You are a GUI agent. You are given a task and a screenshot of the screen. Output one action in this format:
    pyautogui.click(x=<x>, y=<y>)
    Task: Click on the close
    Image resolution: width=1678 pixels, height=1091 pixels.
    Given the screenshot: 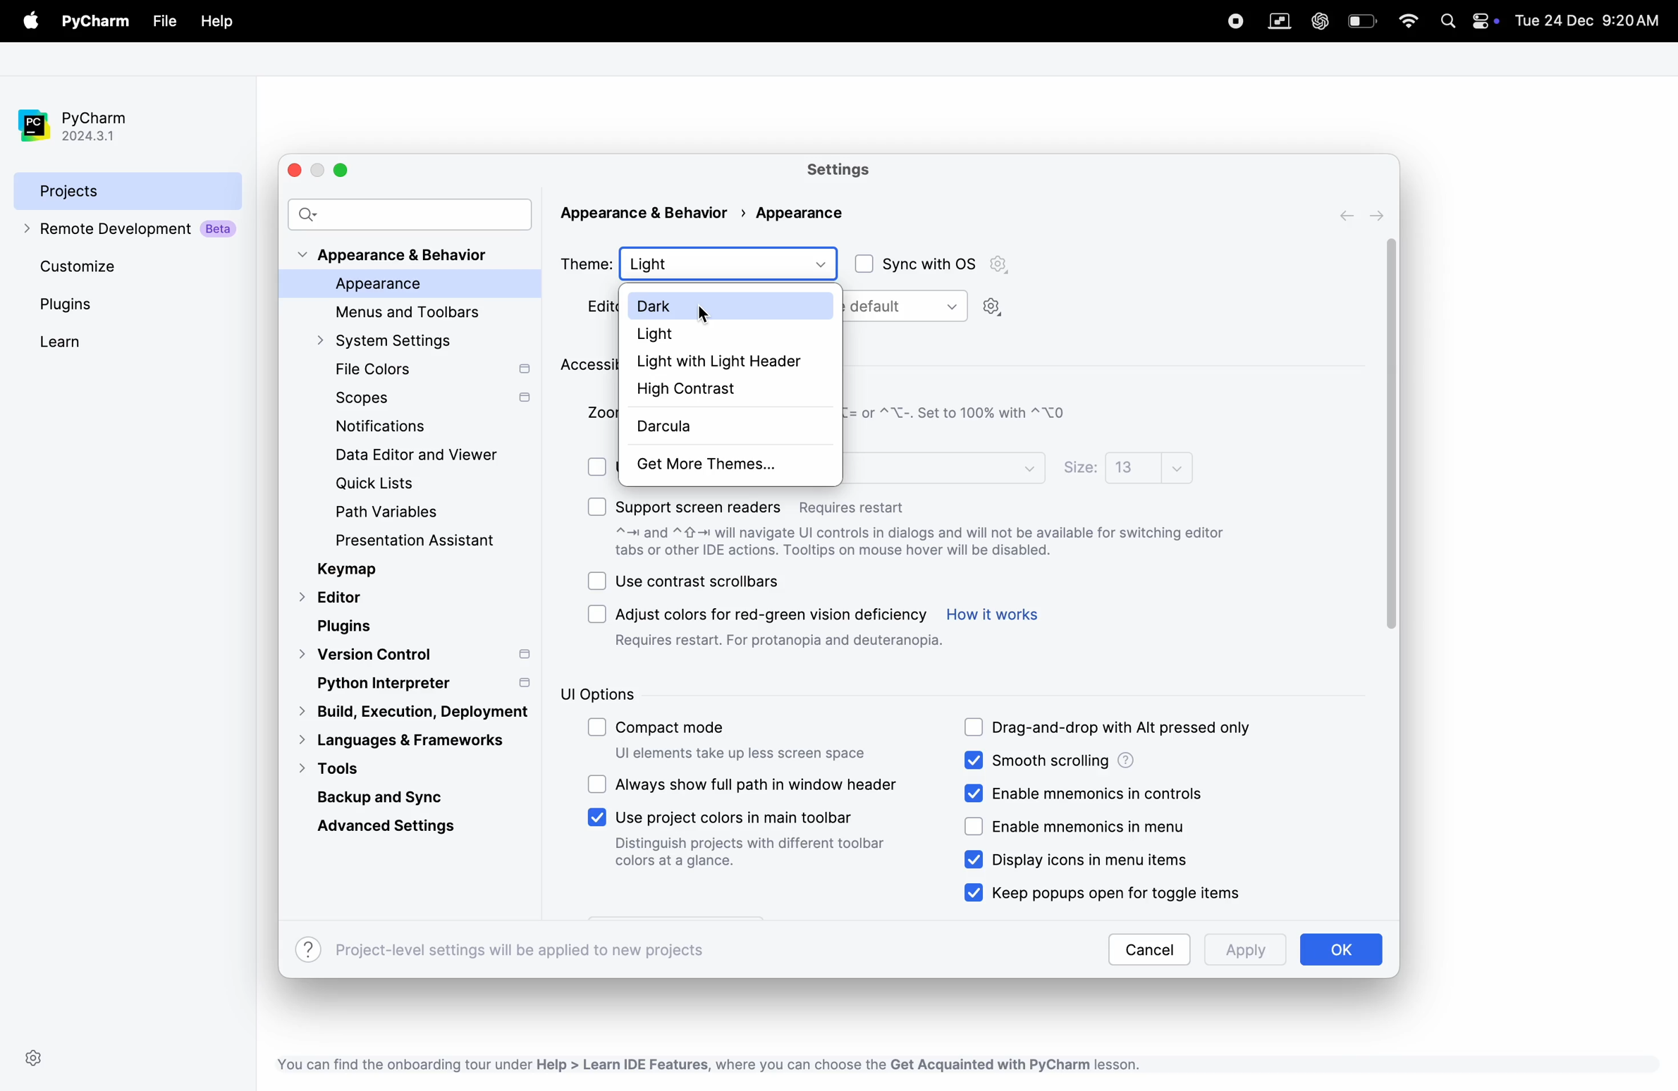 What is the action you would take?
    pyautogui.click(x=298, y=171)
    